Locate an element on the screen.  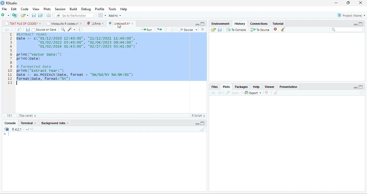
Export is located at coordinates (253, 92).